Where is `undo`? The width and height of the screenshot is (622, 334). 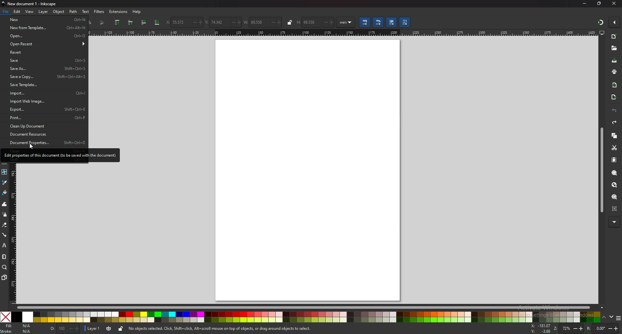 undo is located at coordinates (615, 110).